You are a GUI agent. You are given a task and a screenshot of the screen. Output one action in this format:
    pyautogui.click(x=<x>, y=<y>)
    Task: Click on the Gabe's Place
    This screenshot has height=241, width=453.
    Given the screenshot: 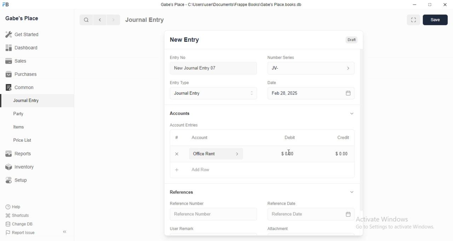 What is the action you would take?
    pyautogui.click(x=23, y=18)
    